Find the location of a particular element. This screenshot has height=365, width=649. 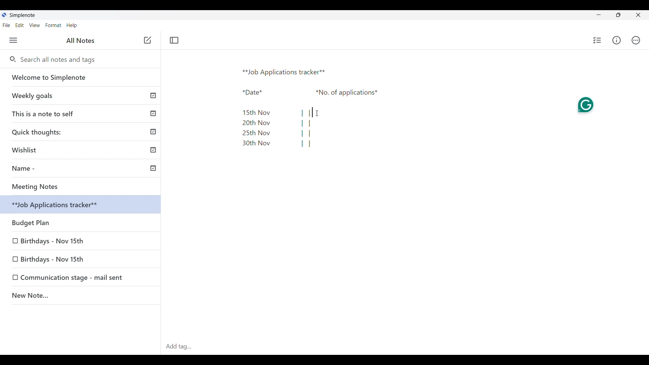

Maximize is located at coordinates (618, 15).